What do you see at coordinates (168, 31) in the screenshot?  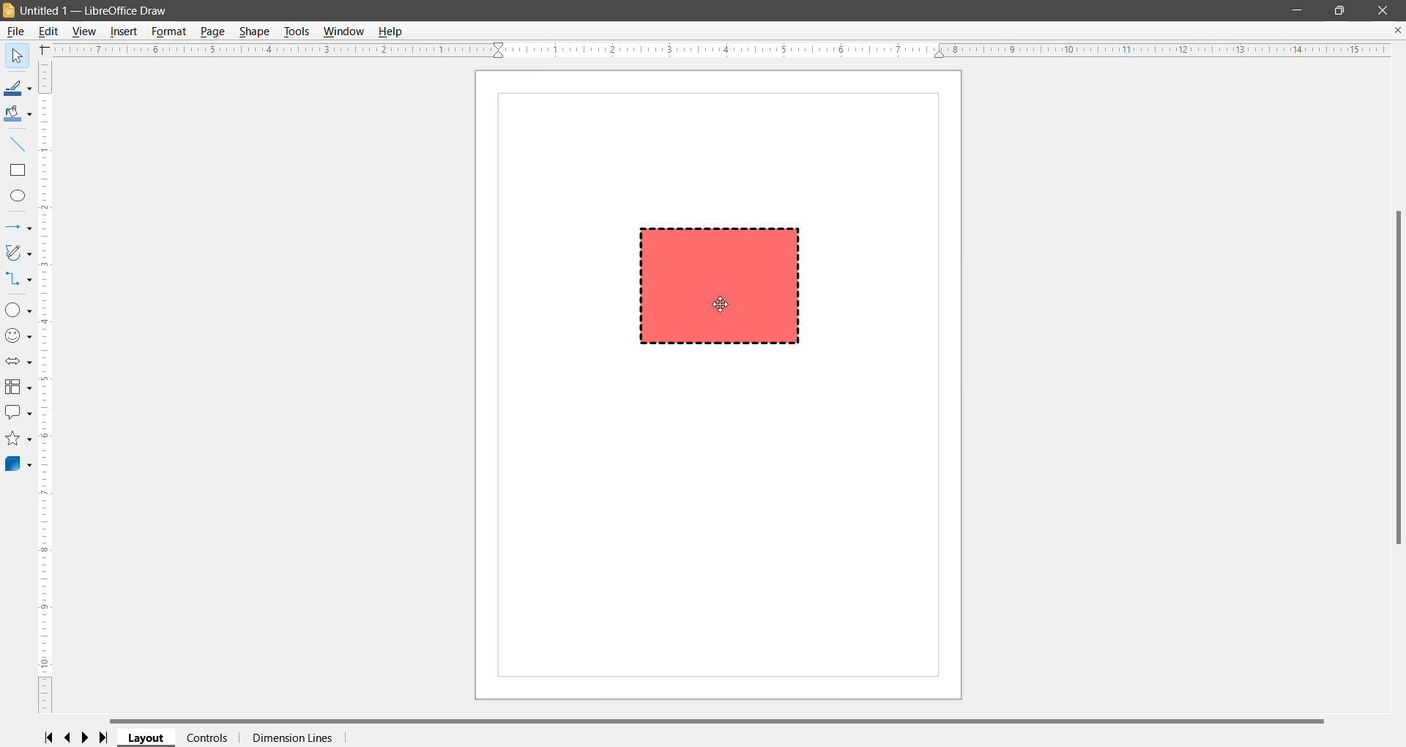 I see `Format` at bounding box center [168, 31].